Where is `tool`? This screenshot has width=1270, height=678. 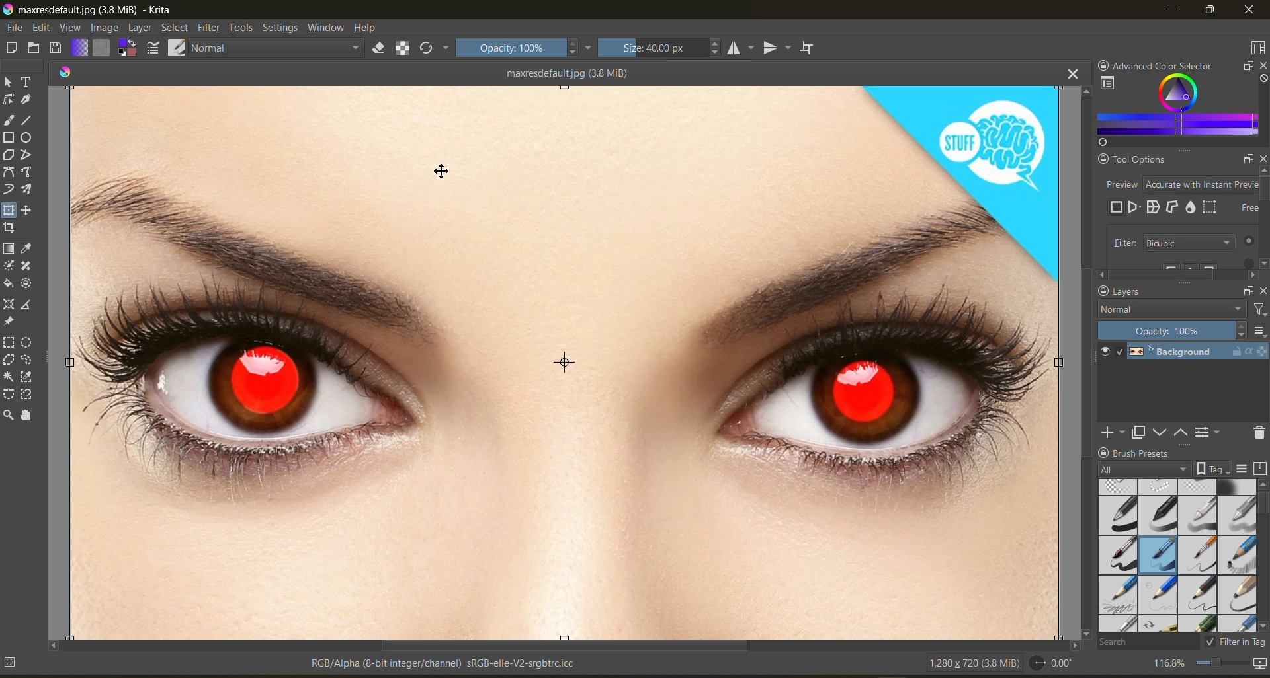
tool is located at coordinates (27, 307).